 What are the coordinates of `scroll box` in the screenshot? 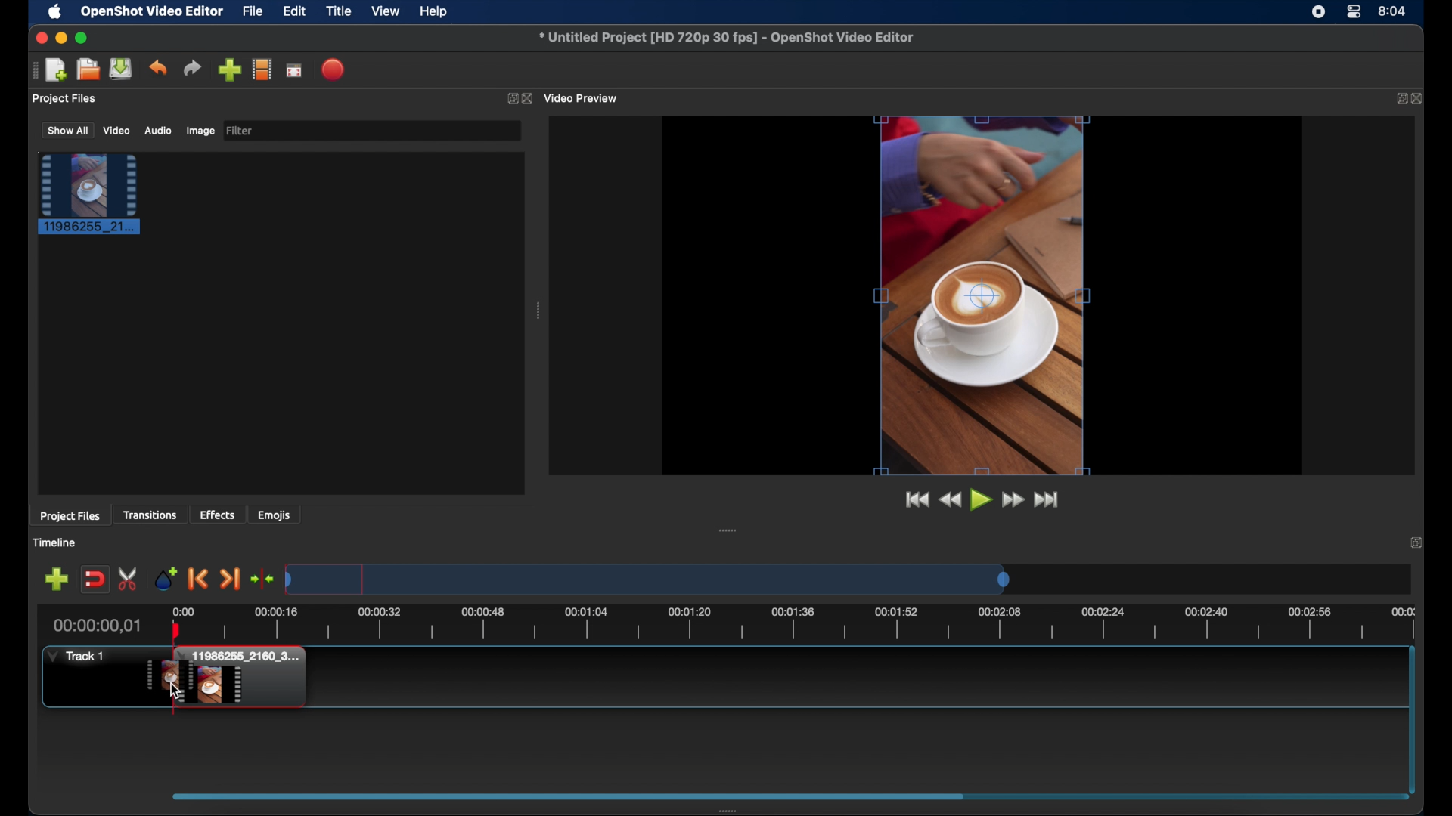 It's located at (566, 794).